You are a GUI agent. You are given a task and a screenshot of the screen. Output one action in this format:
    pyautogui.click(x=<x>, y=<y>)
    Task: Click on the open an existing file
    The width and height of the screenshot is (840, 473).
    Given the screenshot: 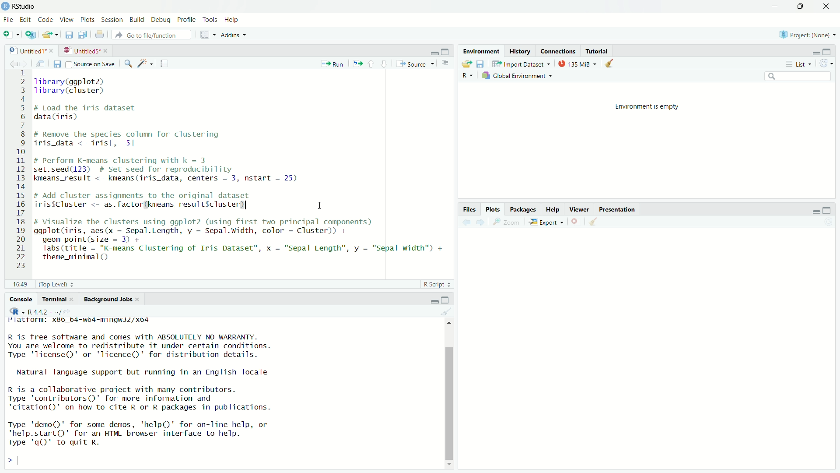 What is the action you would take?
    pyautogui.click(x=50, y=34)
    